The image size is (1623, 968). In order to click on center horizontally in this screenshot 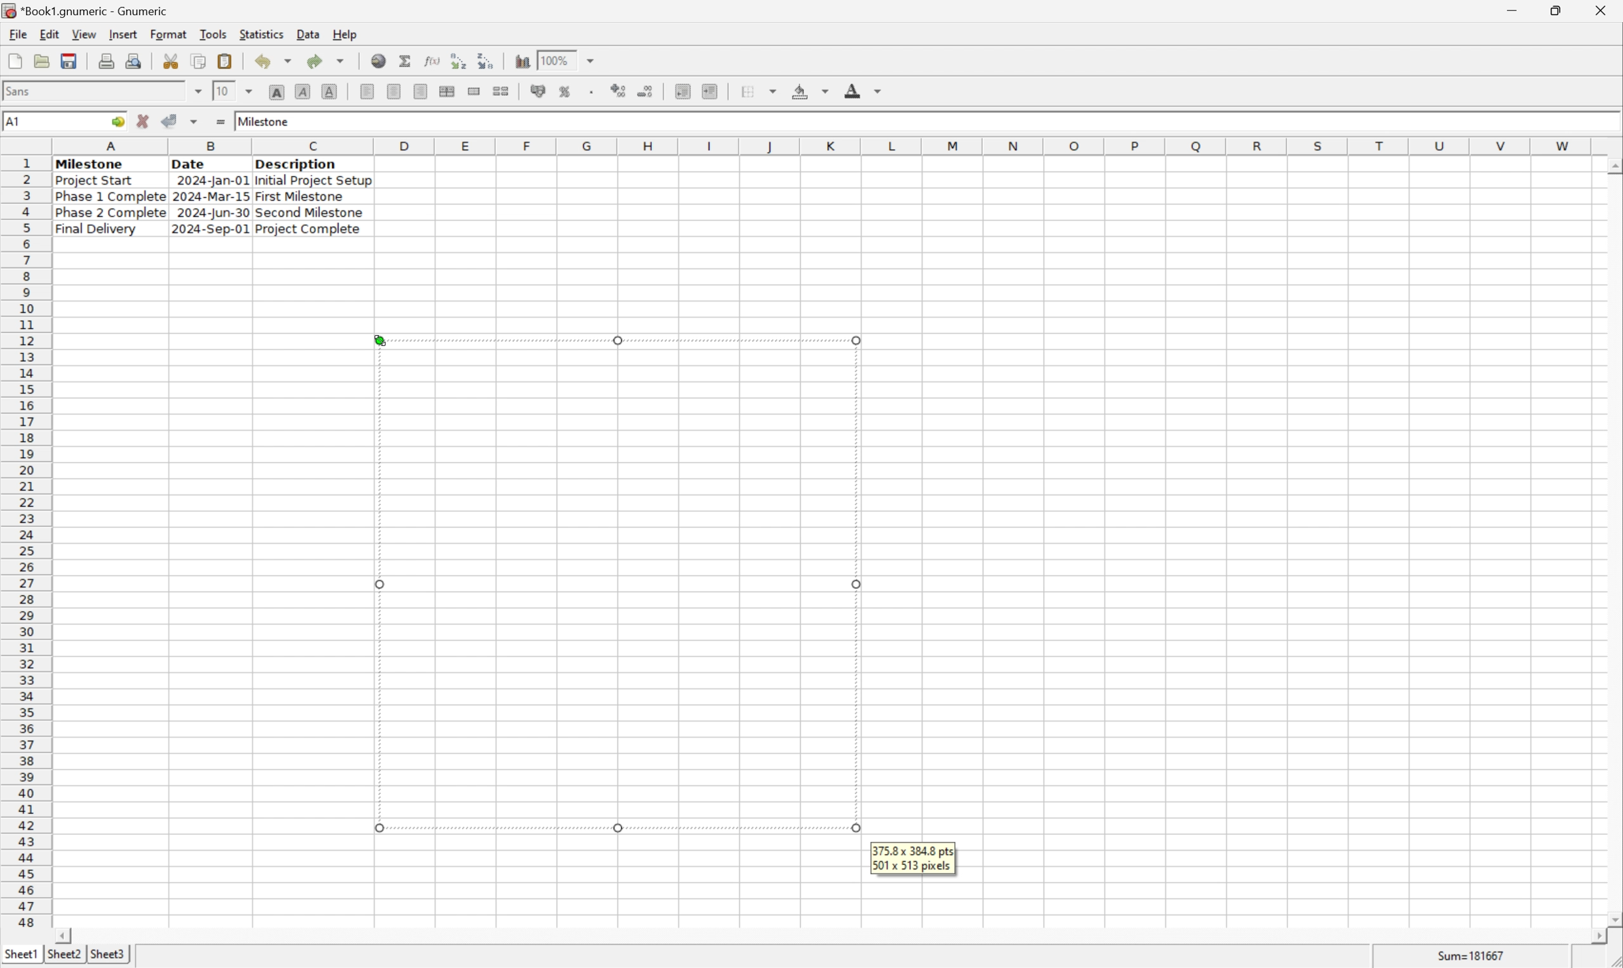, I will do `click(393, 93)`.